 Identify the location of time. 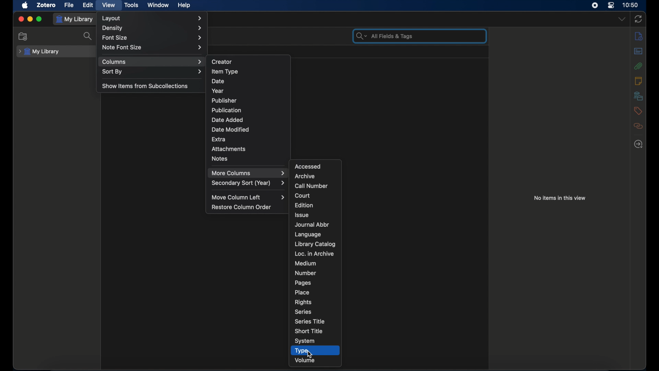
(631, 5).